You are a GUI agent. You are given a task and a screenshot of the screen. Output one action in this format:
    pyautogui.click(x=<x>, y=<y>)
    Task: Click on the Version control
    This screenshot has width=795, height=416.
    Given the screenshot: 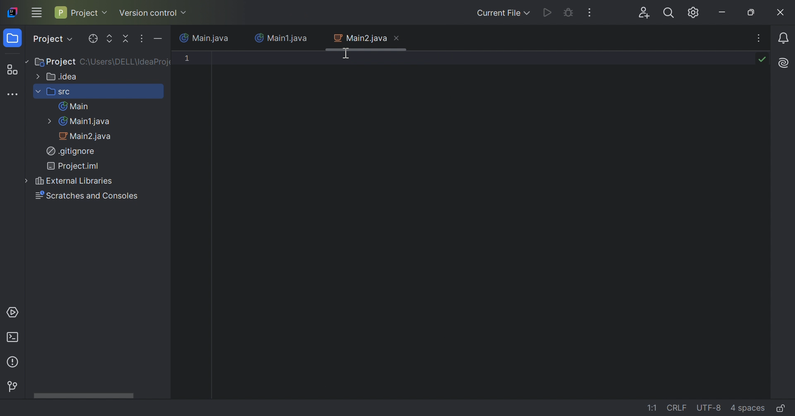 What is the action you would take?
    pyautogui.click(x=153, y=12)
    